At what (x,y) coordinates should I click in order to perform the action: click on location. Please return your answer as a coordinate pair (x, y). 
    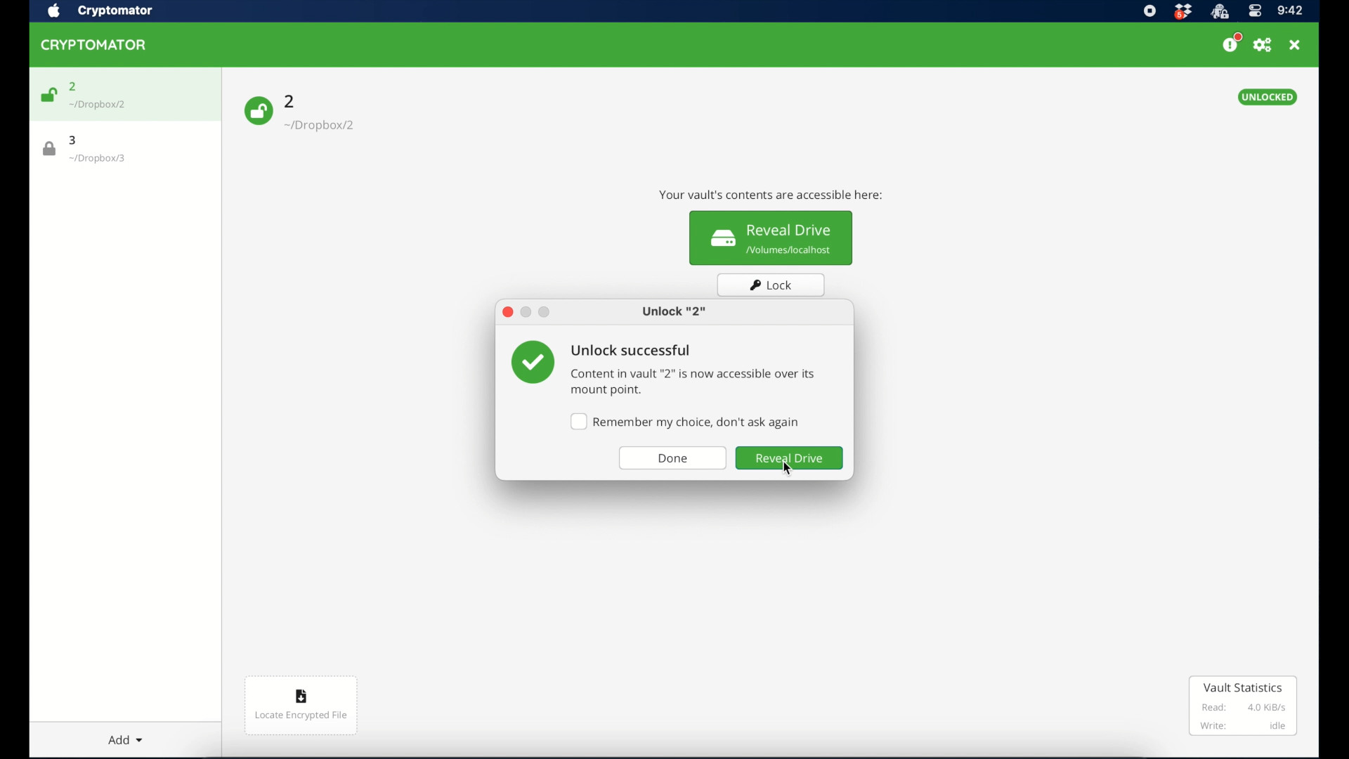
    Looking at the image, I should click on (98, 159).